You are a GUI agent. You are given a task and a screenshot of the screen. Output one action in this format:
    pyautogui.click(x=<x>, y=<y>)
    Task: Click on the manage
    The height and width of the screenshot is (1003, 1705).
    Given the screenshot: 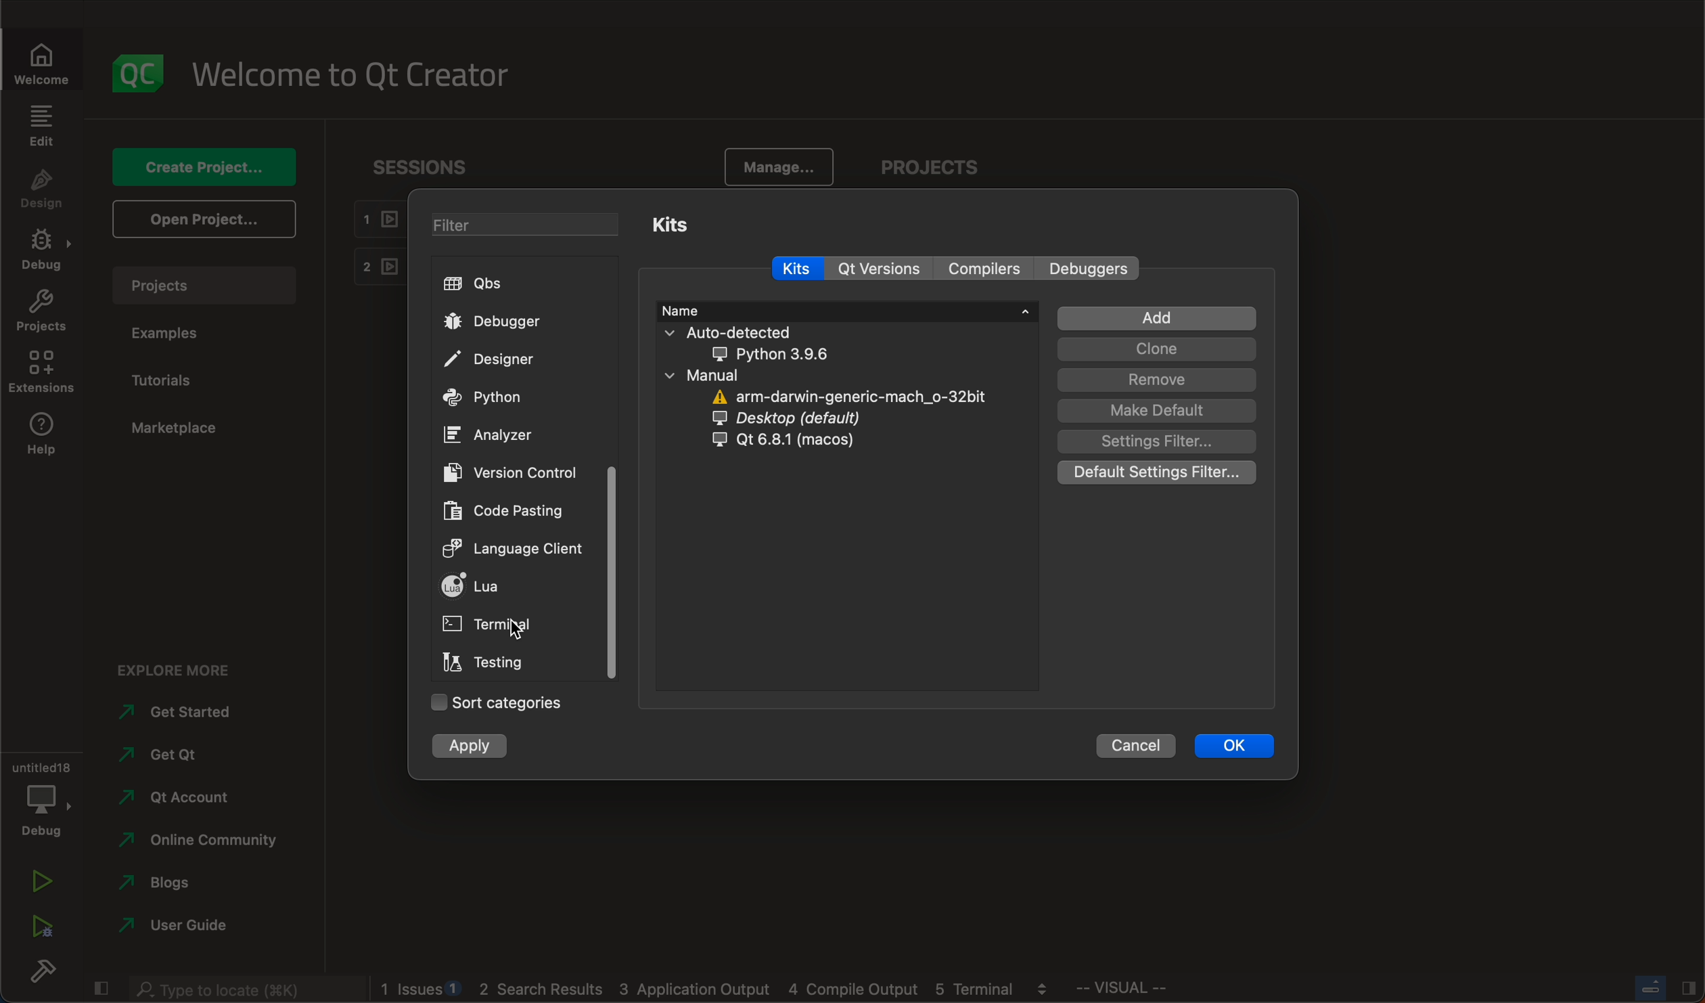 What is the action you would take?
    pyautogui.click(x=779, y=164)
    